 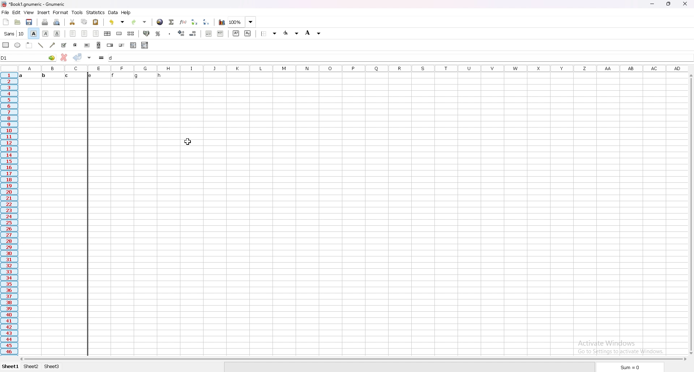 I want to click on cancel changes, so click(x=64, y=57).